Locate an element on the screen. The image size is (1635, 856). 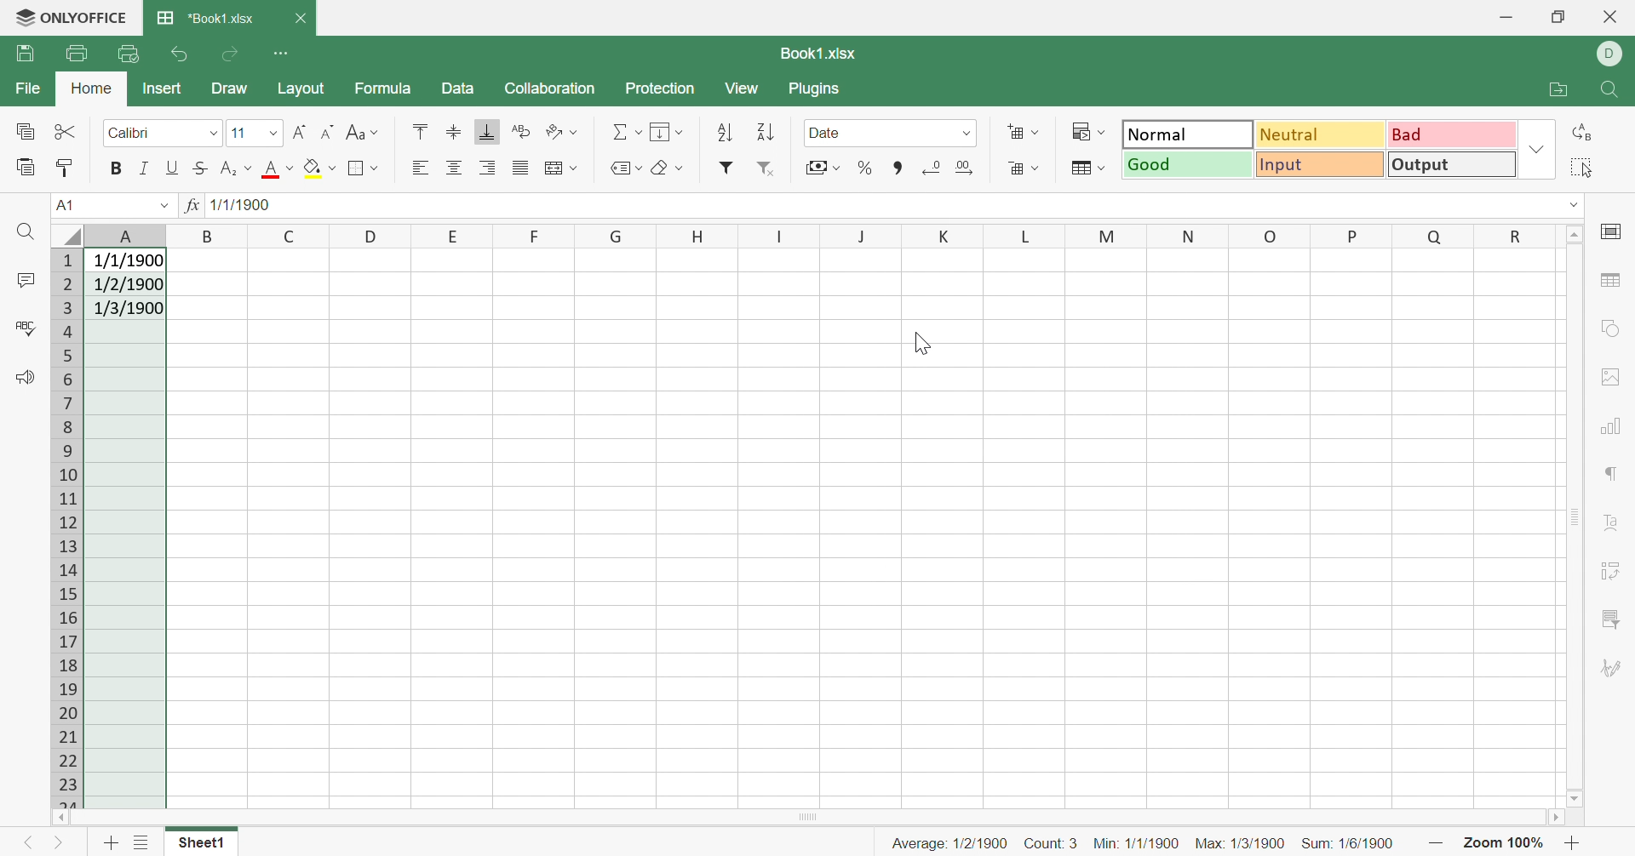
Find is located at coordinates (1609, 90).